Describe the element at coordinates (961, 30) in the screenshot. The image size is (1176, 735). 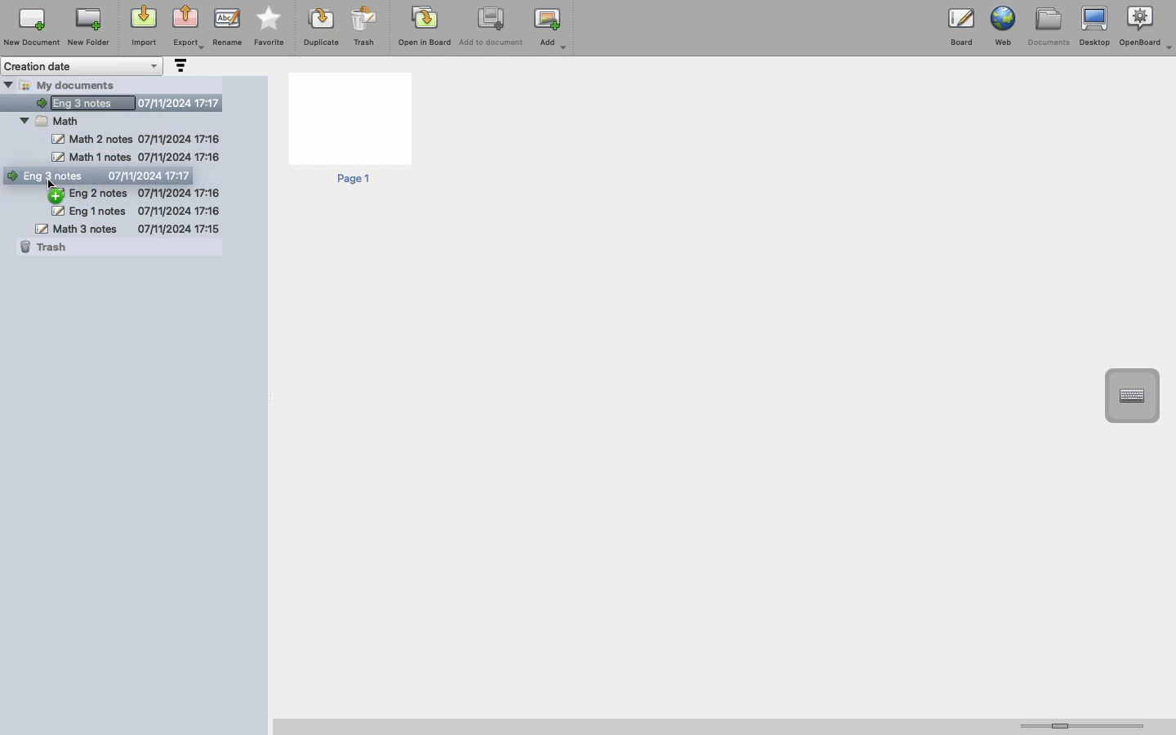
I see `Board` at that location.